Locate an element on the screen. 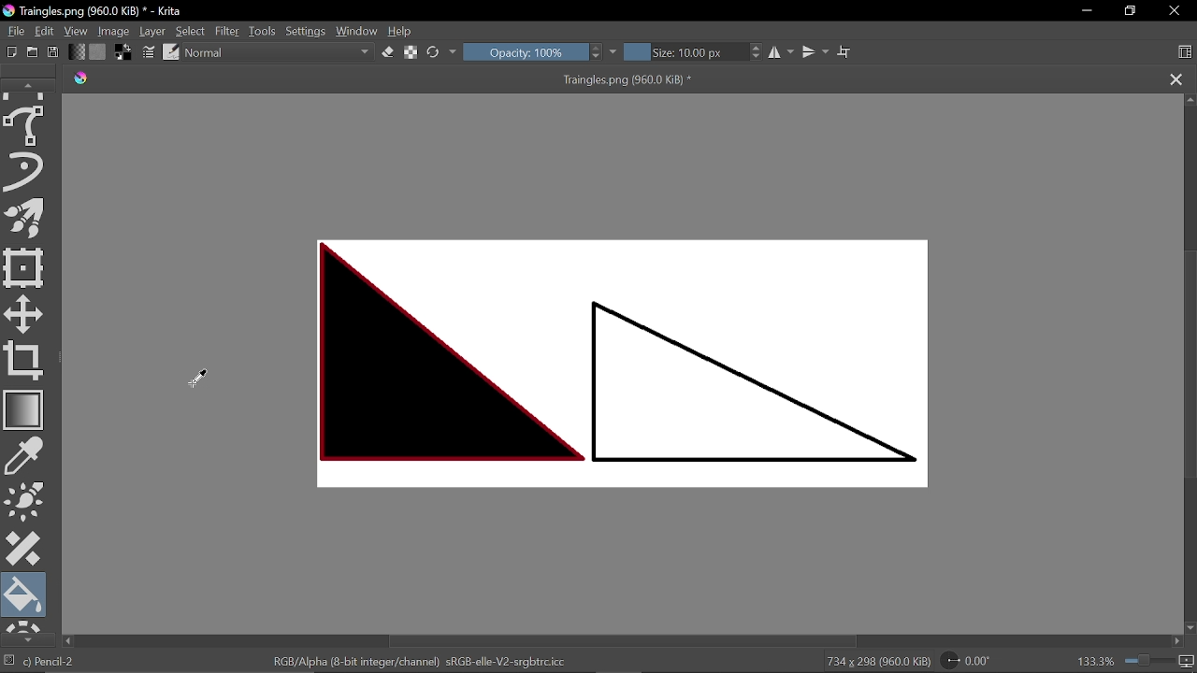 The width and height of the screenshot is (1197, 673). RGB/Alpha (8-bit integer/channel) sRGB-elle-V2-srgbtrc.icc is located at coordinates (415, 663).